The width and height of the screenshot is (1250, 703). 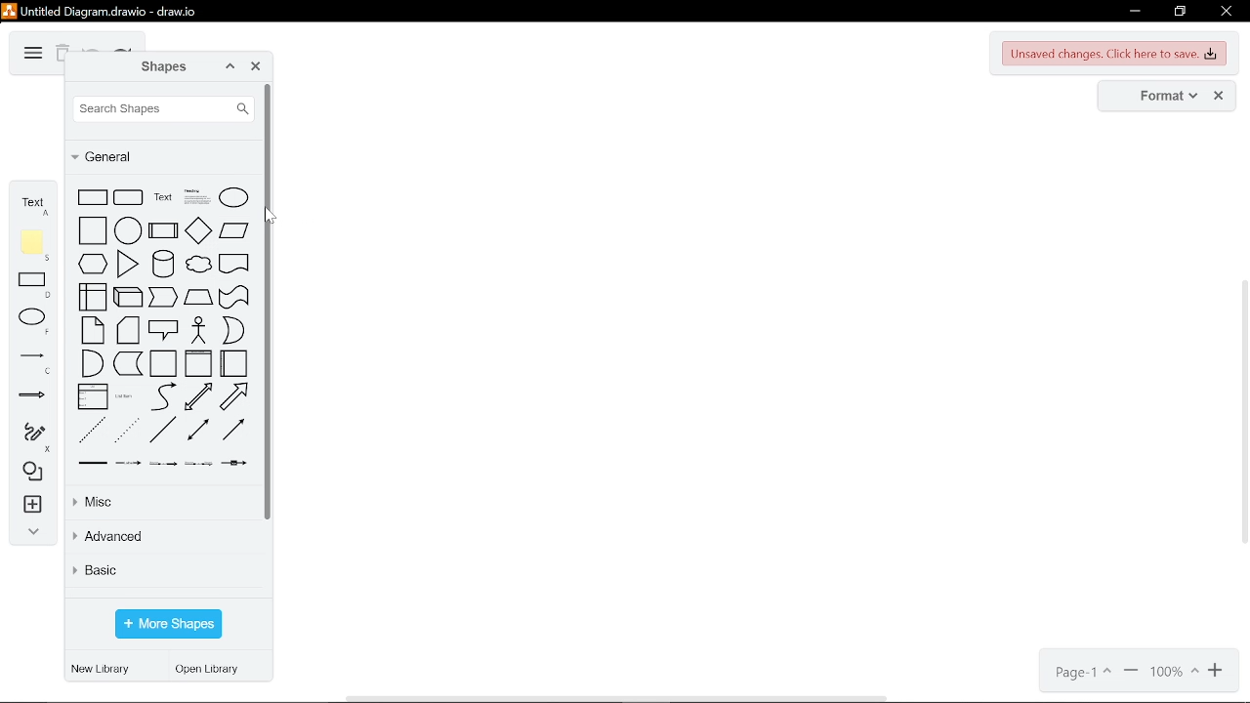 What do you see at coordinates (1218, 672) in the screenshot?
I see `zoom in` at bounding box center [1218, 672].